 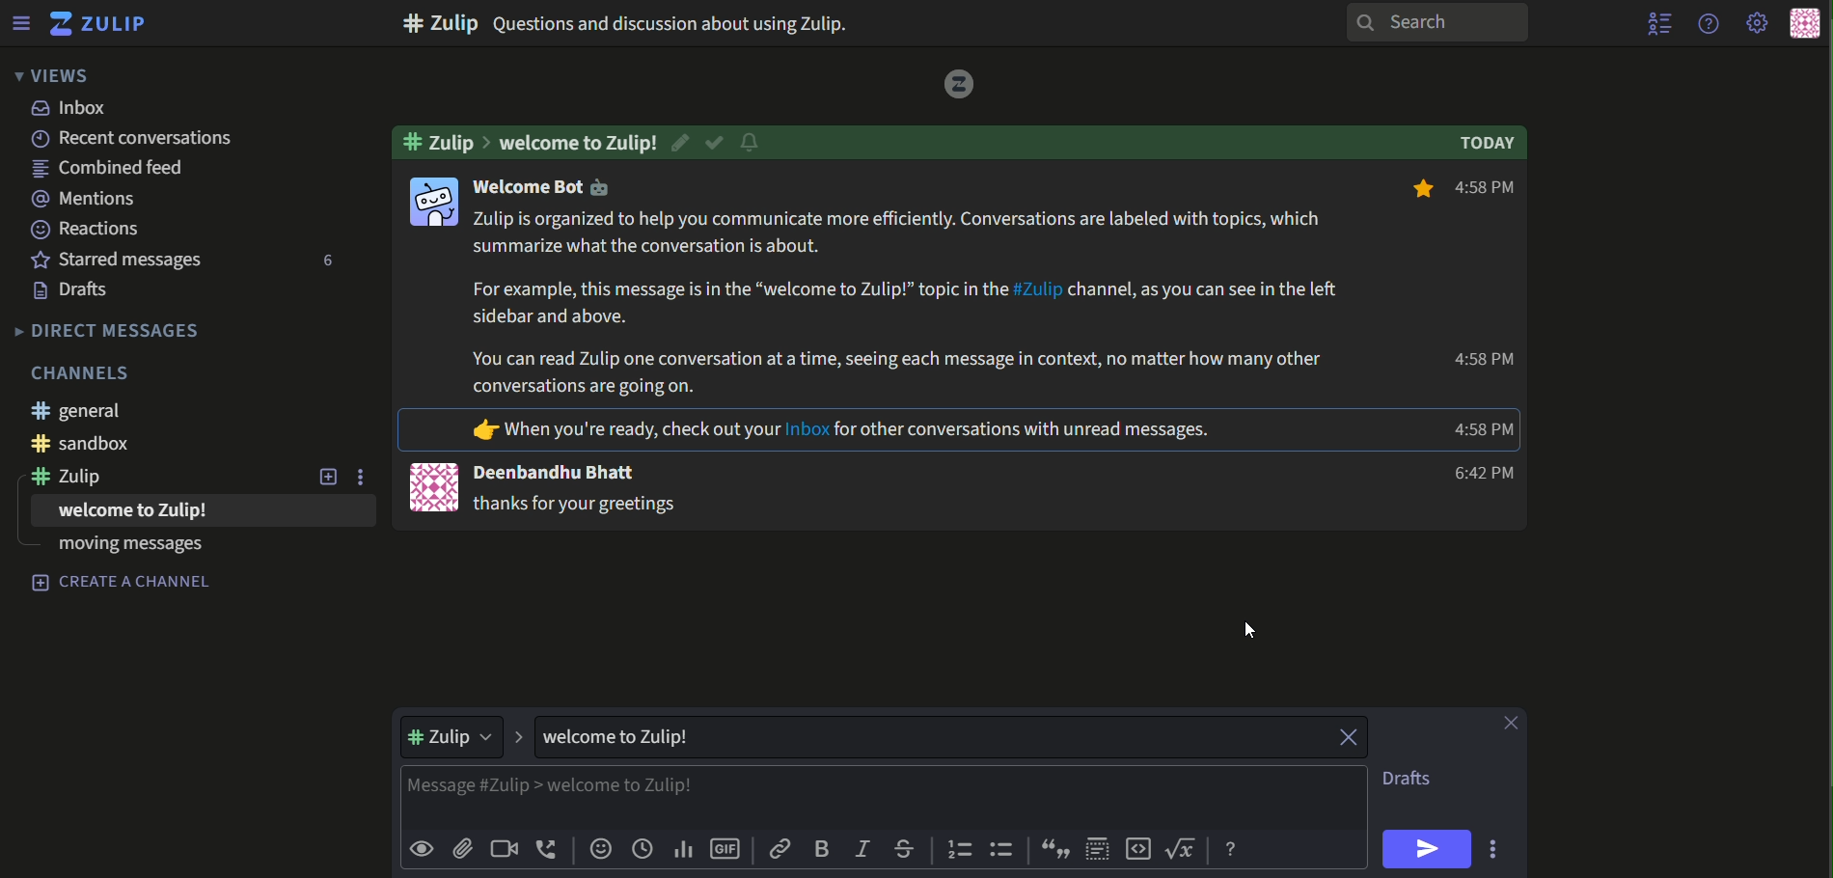 I want to click on text, so click(x=578, y=506).